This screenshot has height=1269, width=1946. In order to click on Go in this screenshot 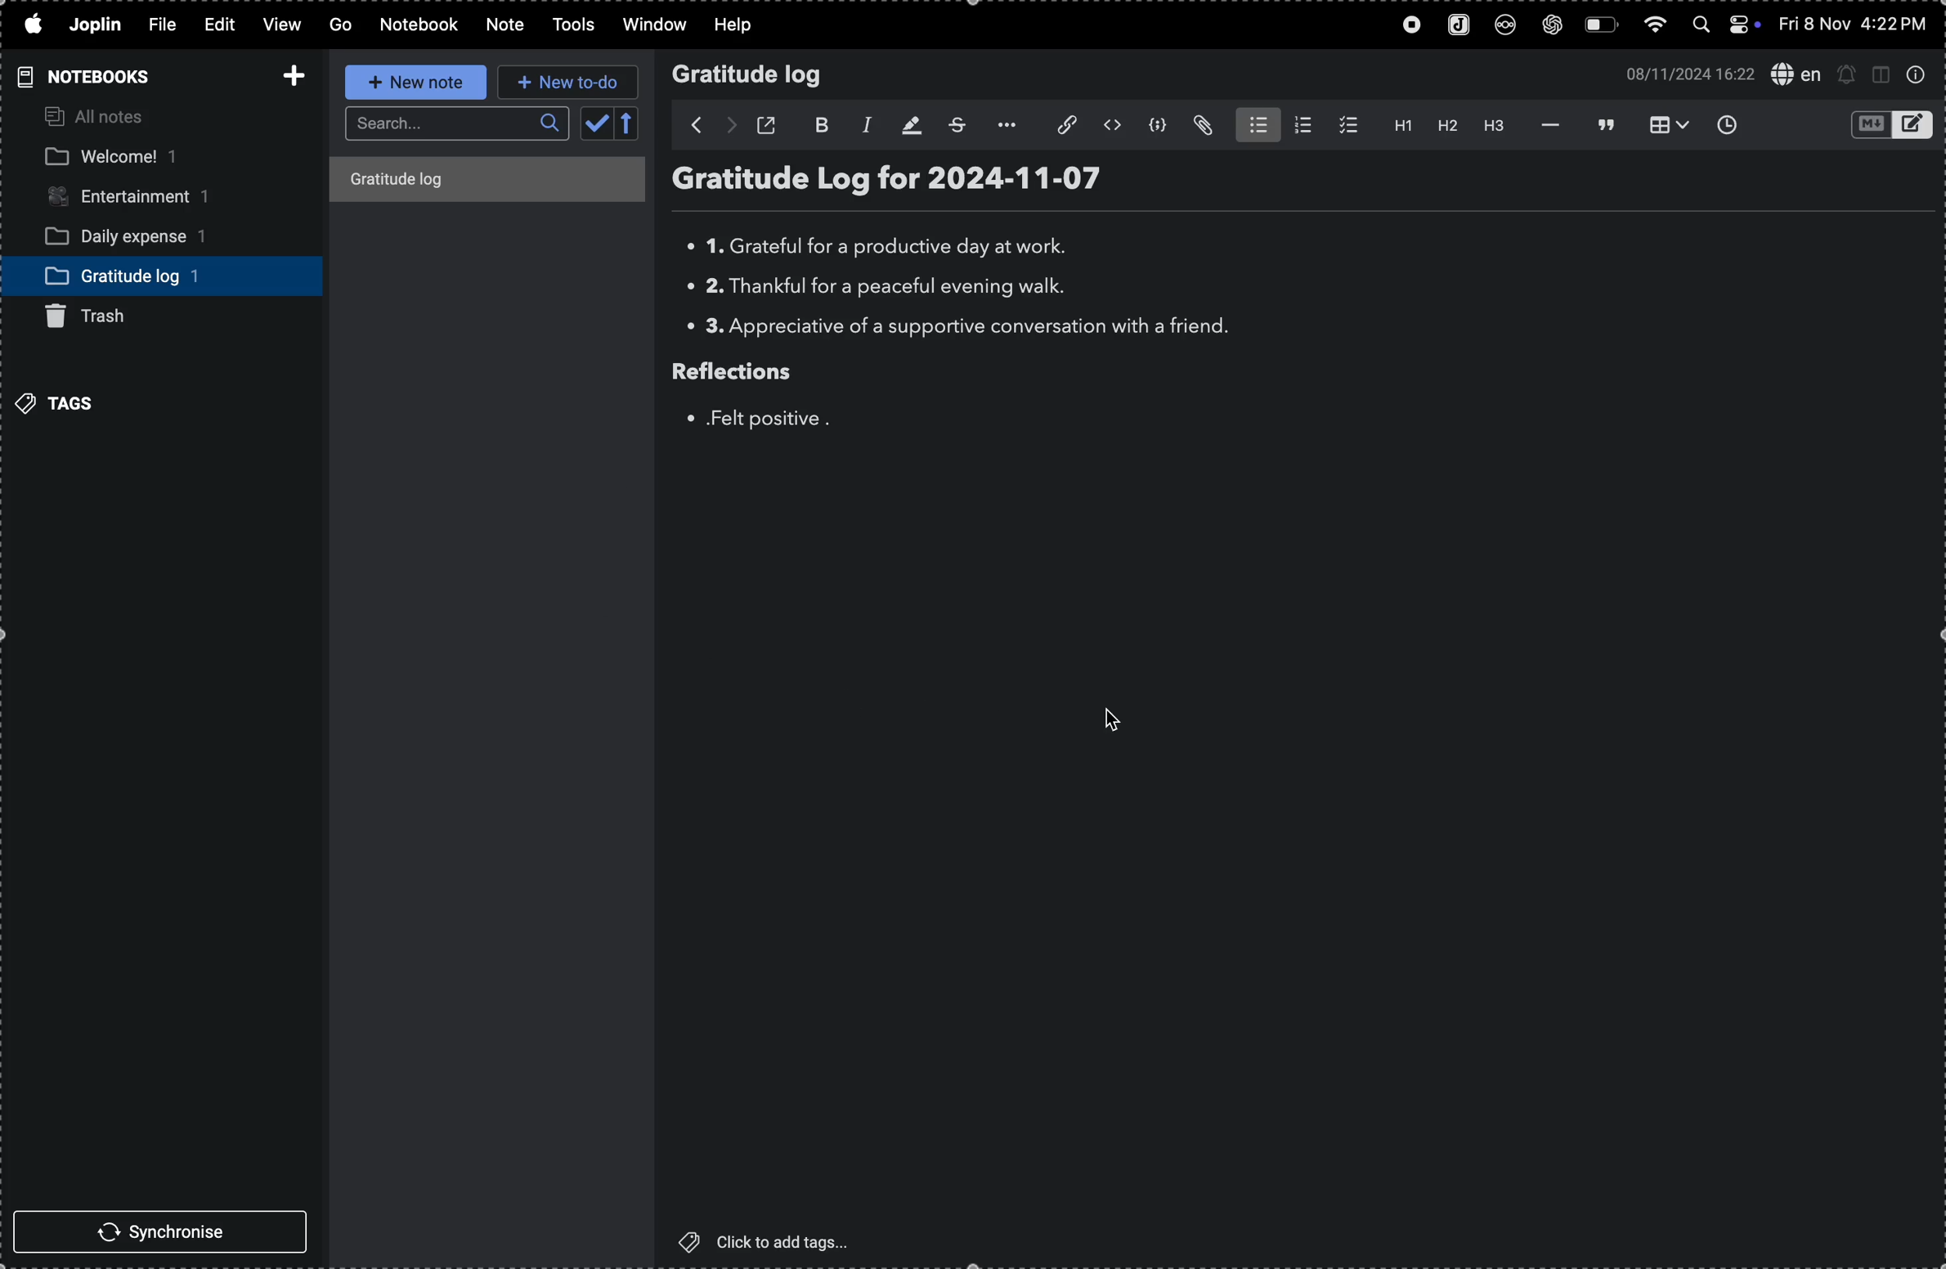, I will do `click(340, 25)`.